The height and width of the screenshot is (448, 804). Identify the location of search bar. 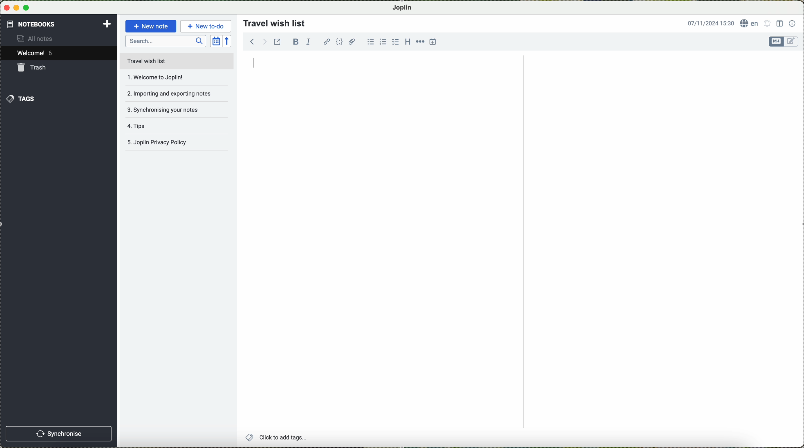
(166, 41).